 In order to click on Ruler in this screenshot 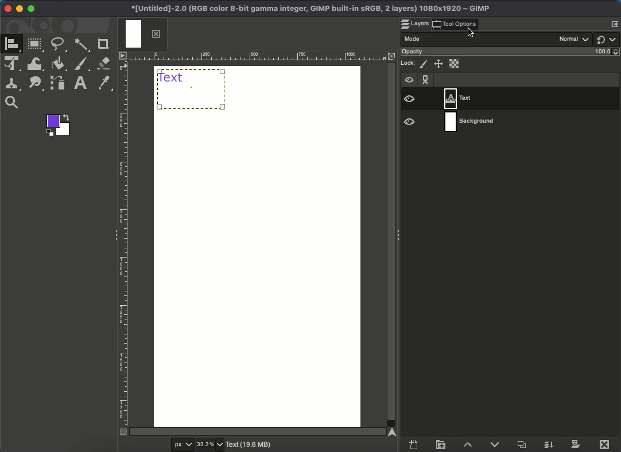, I will do `click(267, 56)`.